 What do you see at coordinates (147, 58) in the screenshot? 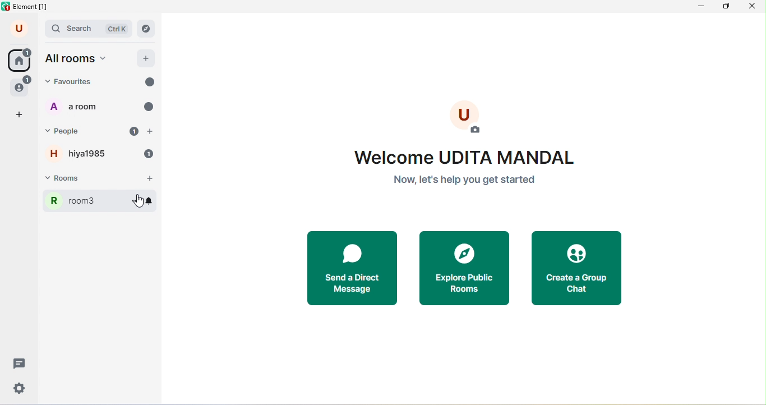
I see `add` at bounding box center [147, 58].